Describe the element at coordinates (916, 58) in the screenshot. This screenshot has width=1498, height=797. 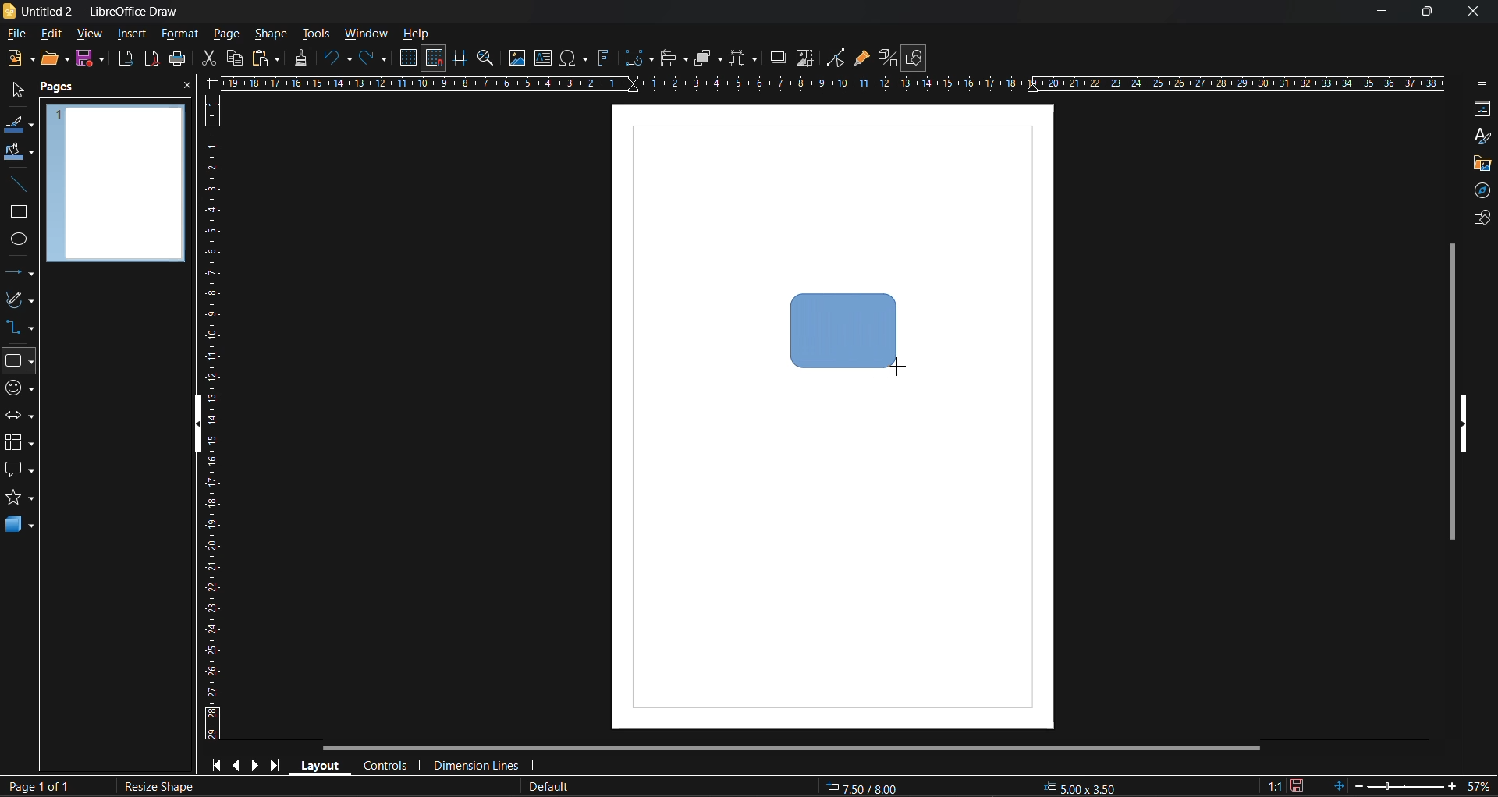
I see `show draw functions` at that location.